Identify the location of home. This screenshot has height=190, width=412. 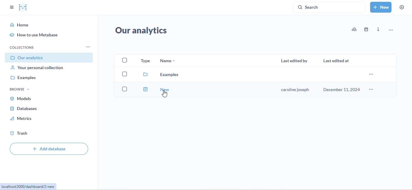
(19, 25).